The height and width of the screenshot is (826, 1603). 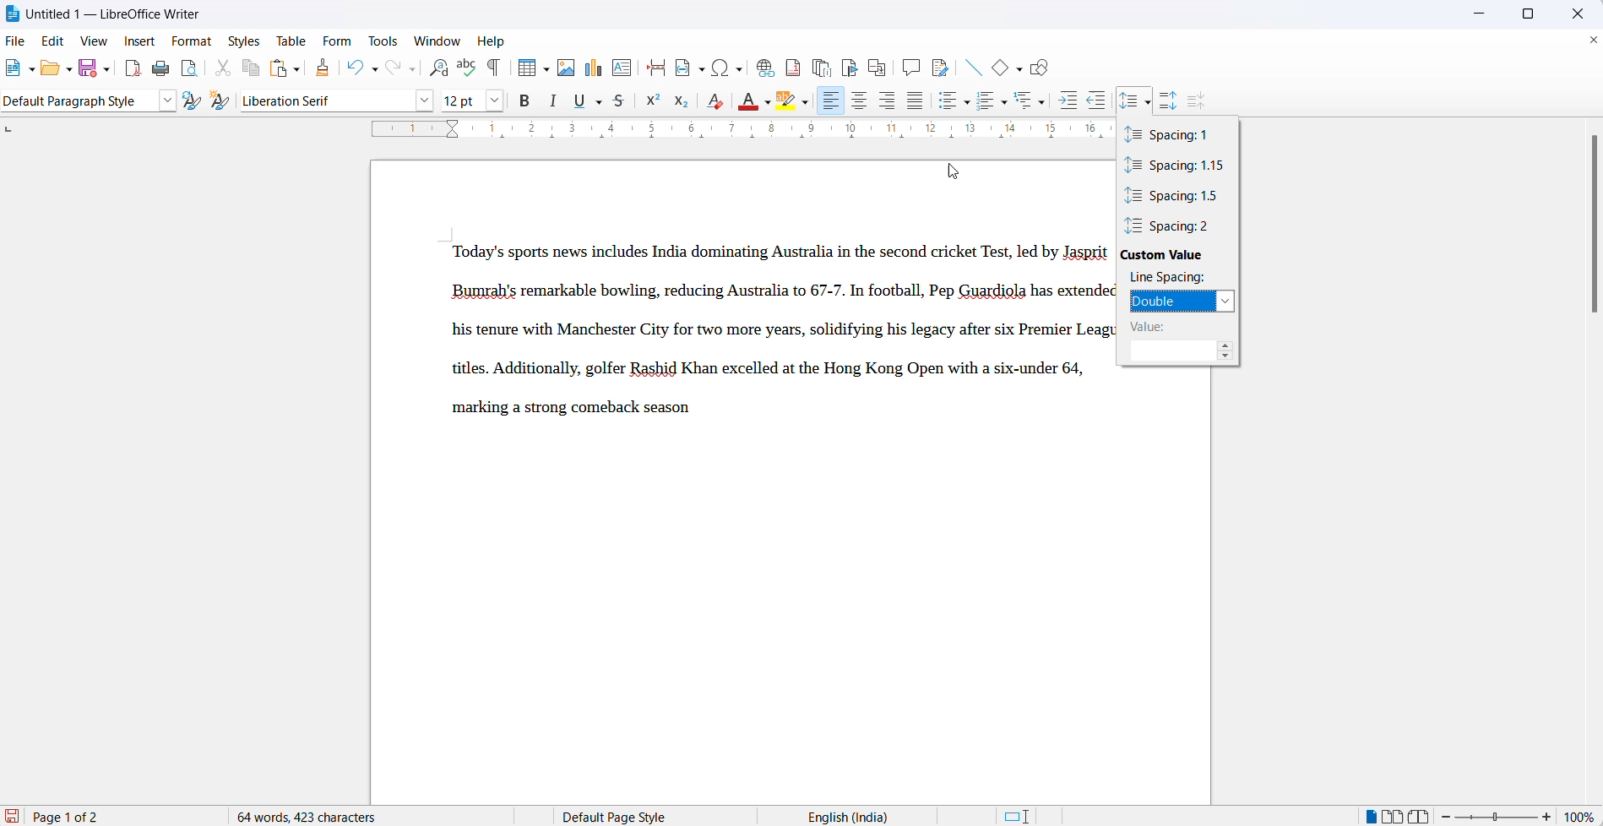 What do you see at coordinates (1534, 15) in the screenshot?
I see `maximize` at bounding box center [1534, 15].